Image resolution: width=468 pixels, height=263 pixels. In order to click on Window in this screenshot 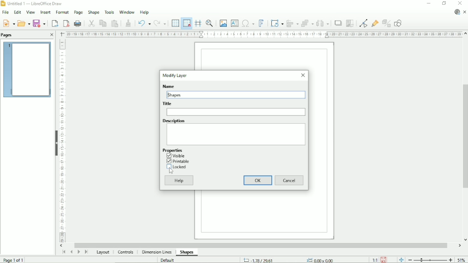, I will do `click(127, 12)`.